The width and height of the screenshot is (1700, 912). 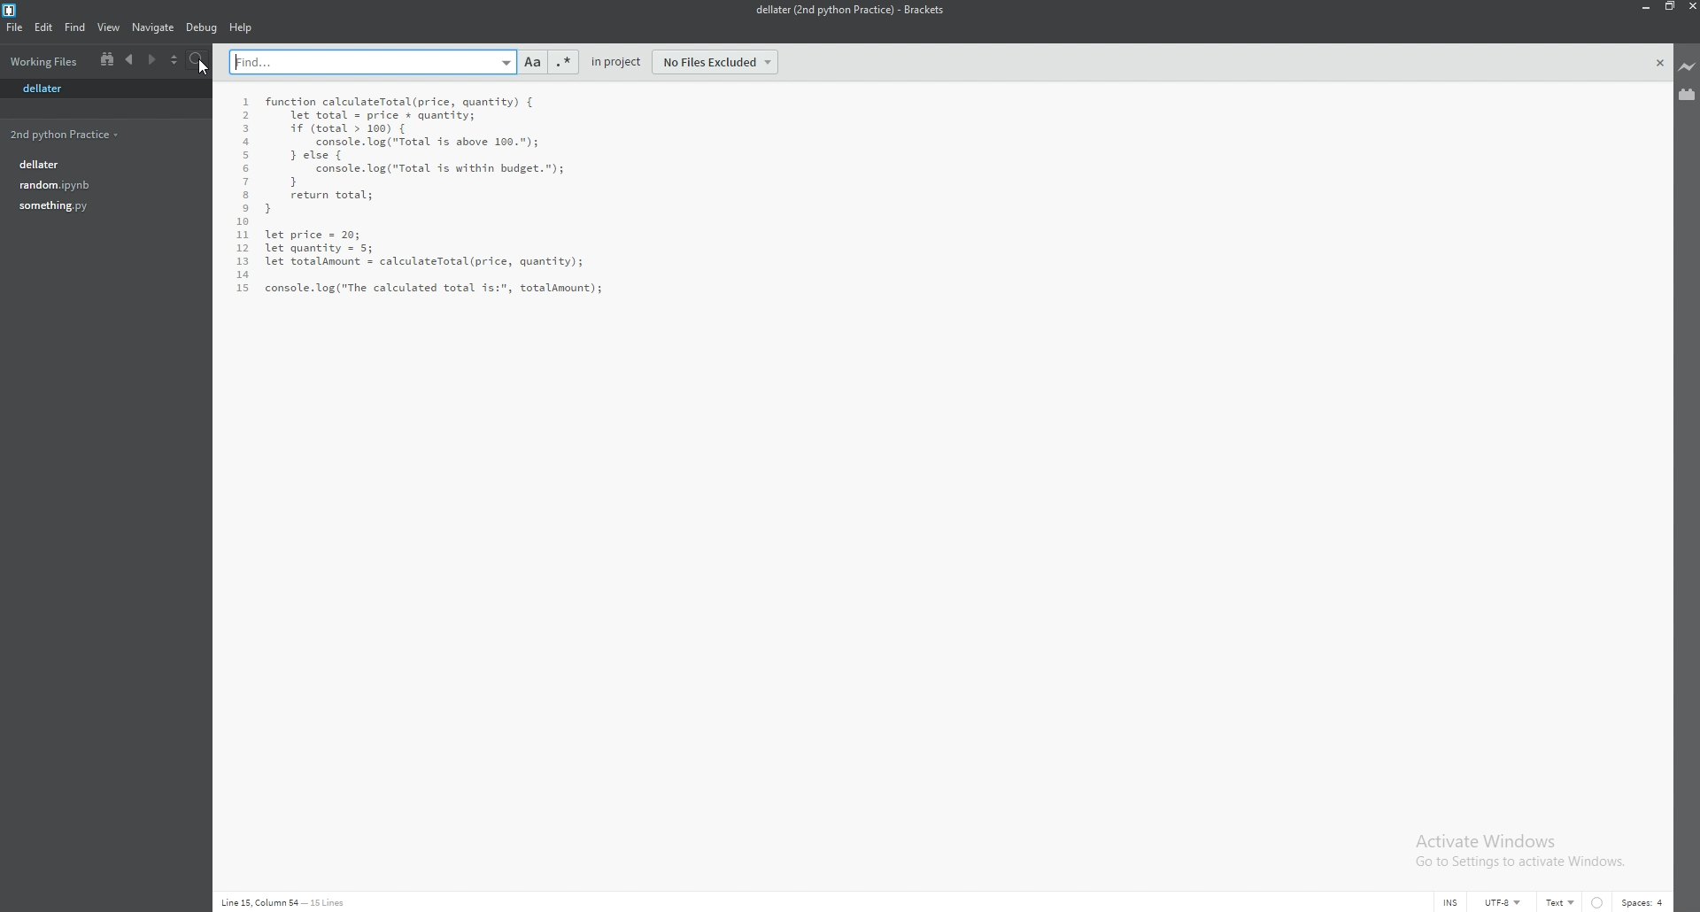 What do you see at coordinates (152, 60) in the screenshot?
I see `next` at bounding box center [152, 60].